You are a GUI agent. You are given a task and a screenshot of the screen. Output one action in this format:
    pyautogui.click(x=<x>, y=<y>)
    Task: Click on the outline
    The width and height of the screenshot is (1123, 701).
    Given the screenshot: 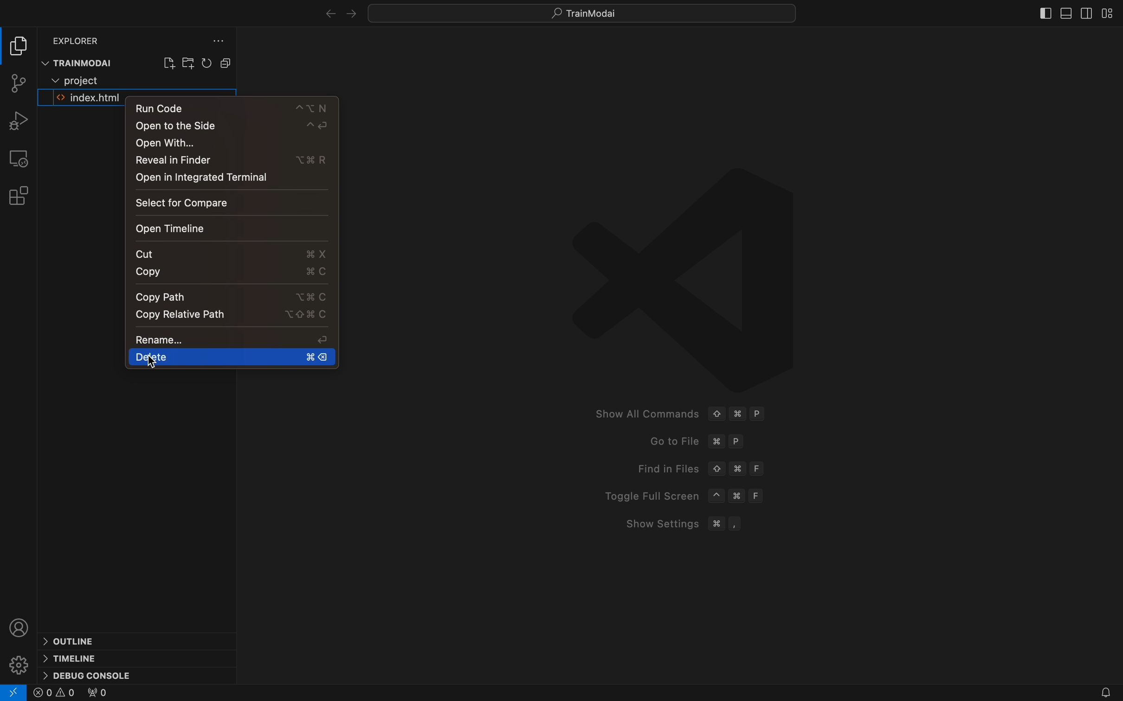 What is the action you would take?
    pyautogui.click(x=77, y=640)
    